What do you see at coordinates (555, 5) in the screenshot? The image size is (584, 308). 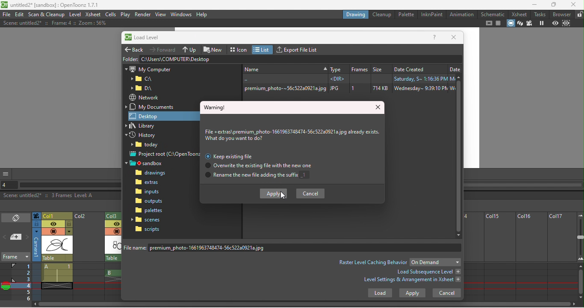 I see `Maximize` at bounding box center [555, 5].